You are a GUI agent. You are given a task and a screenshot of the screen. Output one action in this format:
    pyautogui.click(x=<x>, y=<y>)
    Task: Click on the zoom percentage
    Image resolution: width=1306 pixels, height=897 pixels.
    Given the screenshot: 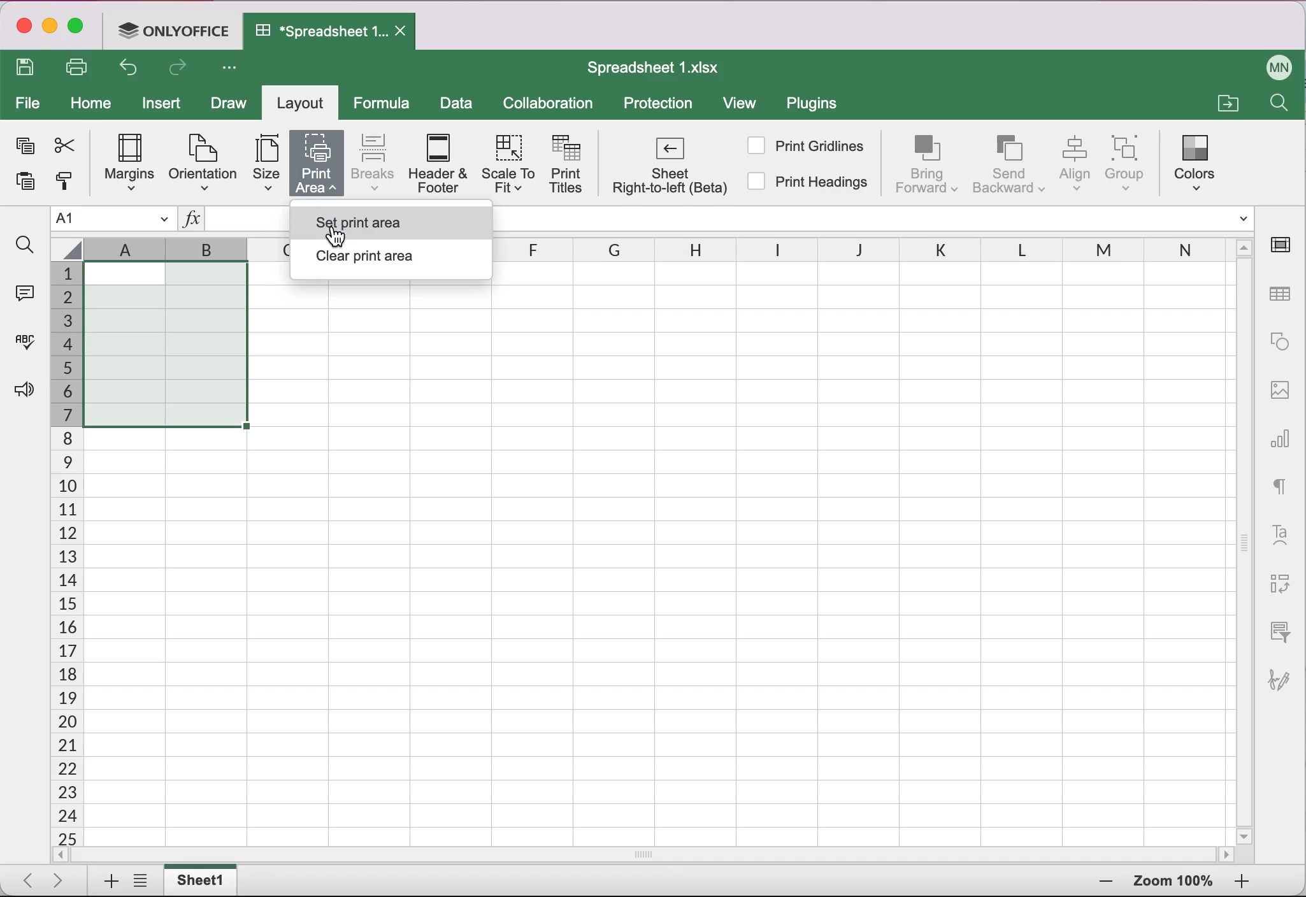 What is the action you would take?
    pyautogui.click(x=1173, y=883)
    